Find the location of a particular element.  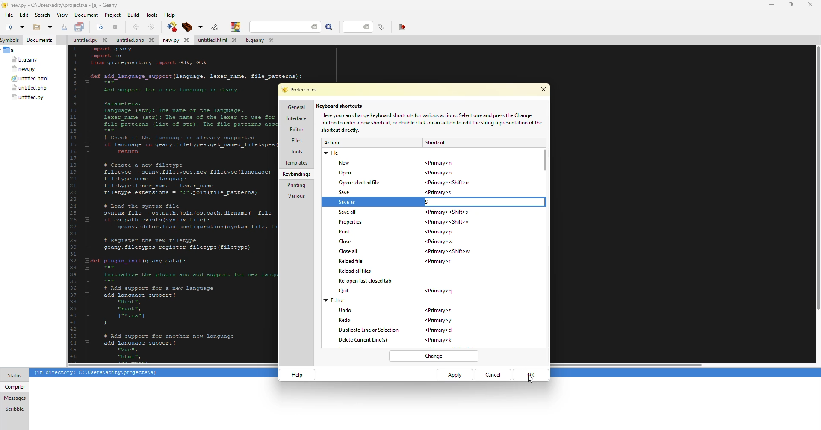

build is located at coordinates (186, 27).